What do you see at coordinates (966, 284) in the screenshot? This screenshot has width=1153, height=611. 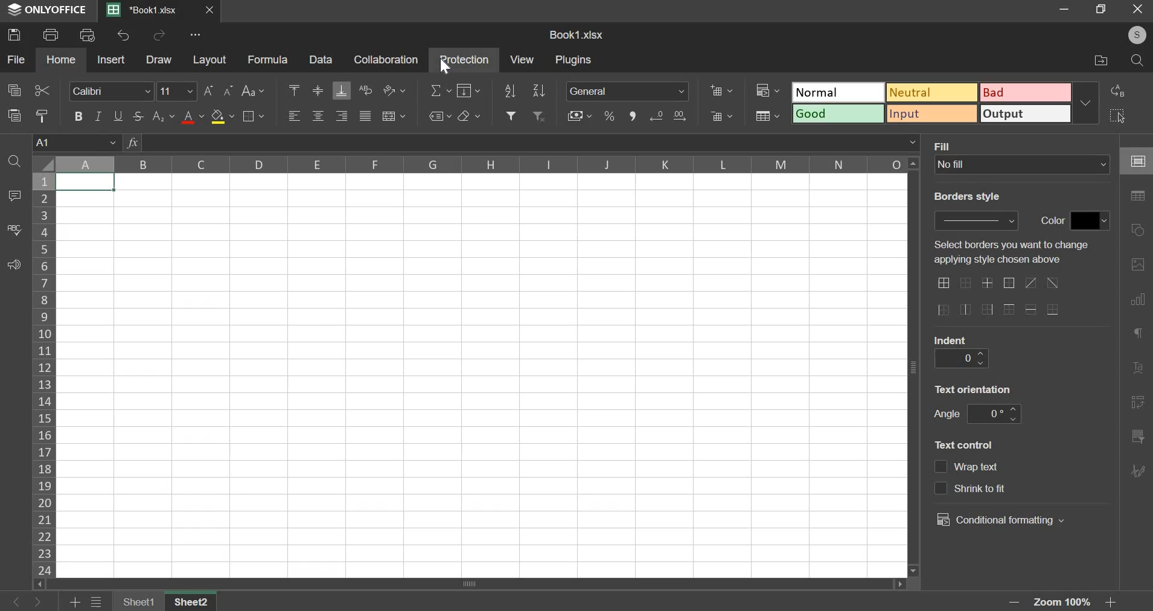 I see `border options` at bounding box center [966, 284].